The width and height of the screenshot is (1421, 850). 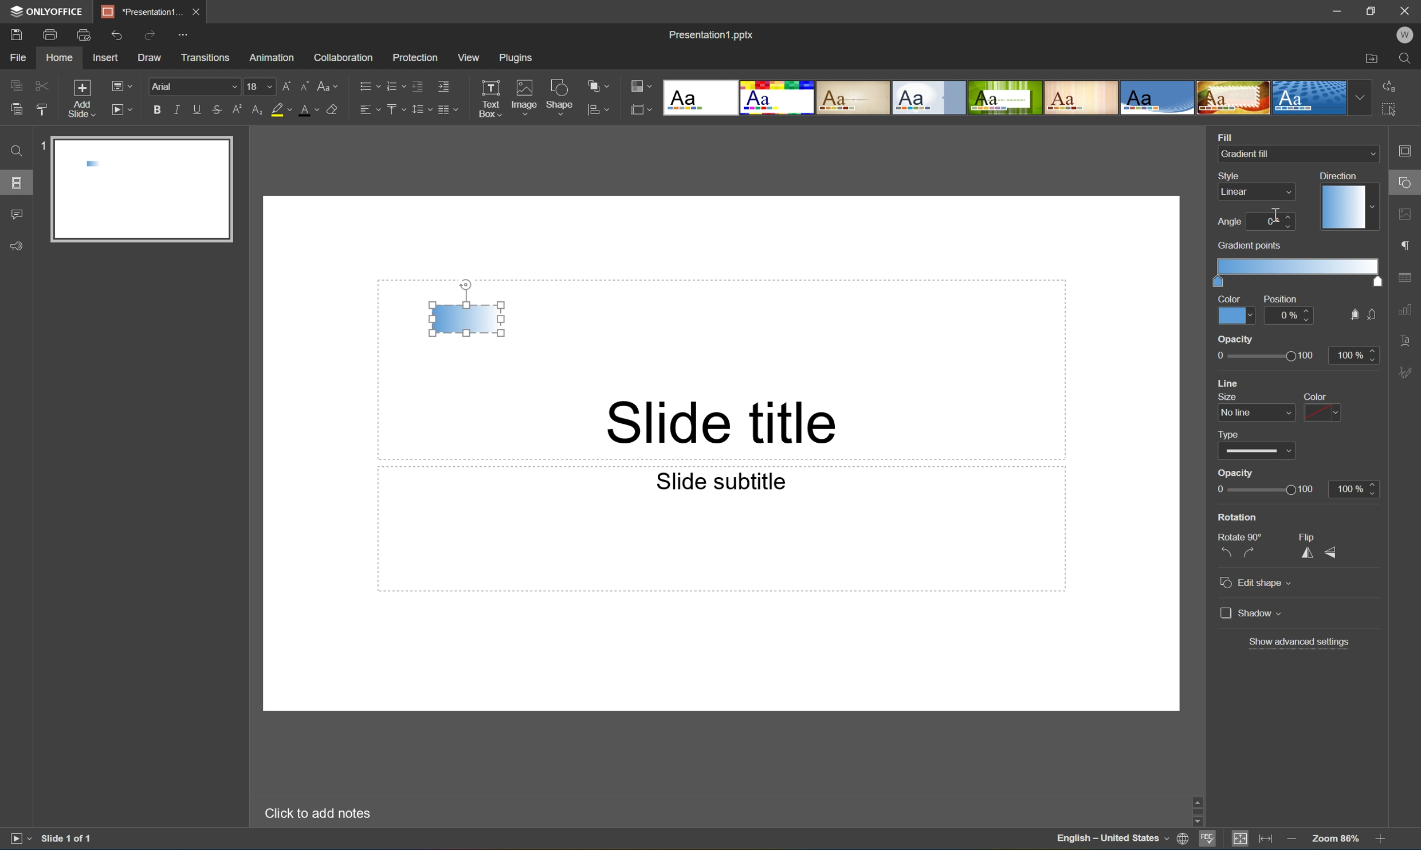 What do you see at coordinates (1405, 310) in the screenshot?
I see `chart settings` at bounding box center [1405, 310].